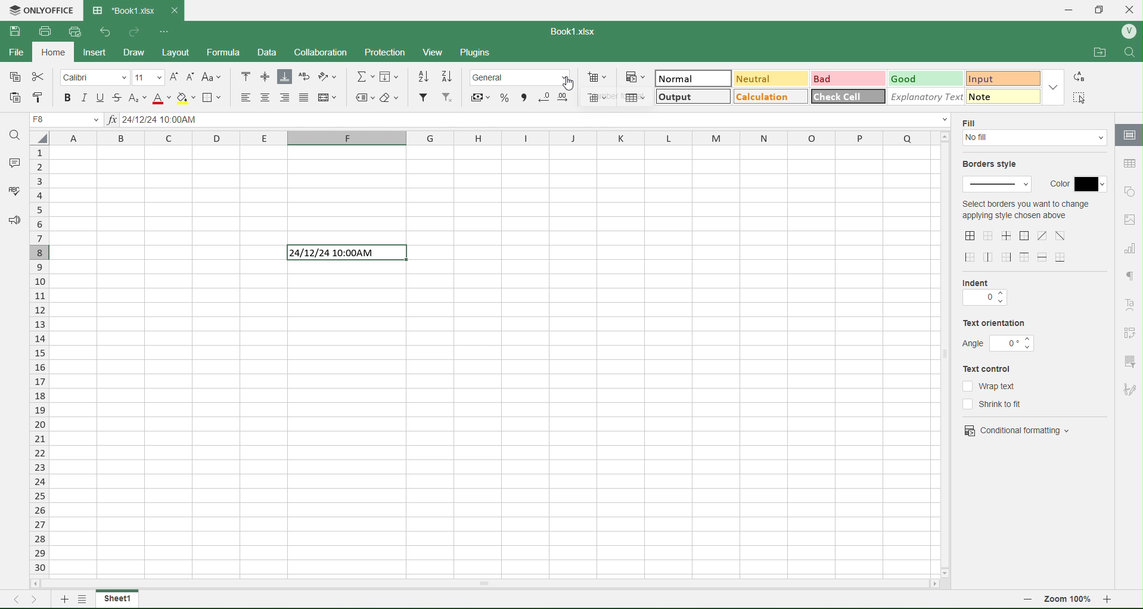  Describe the element at coordinates (598, 98) in the screenshot. I see `Delete Cells` at that location.